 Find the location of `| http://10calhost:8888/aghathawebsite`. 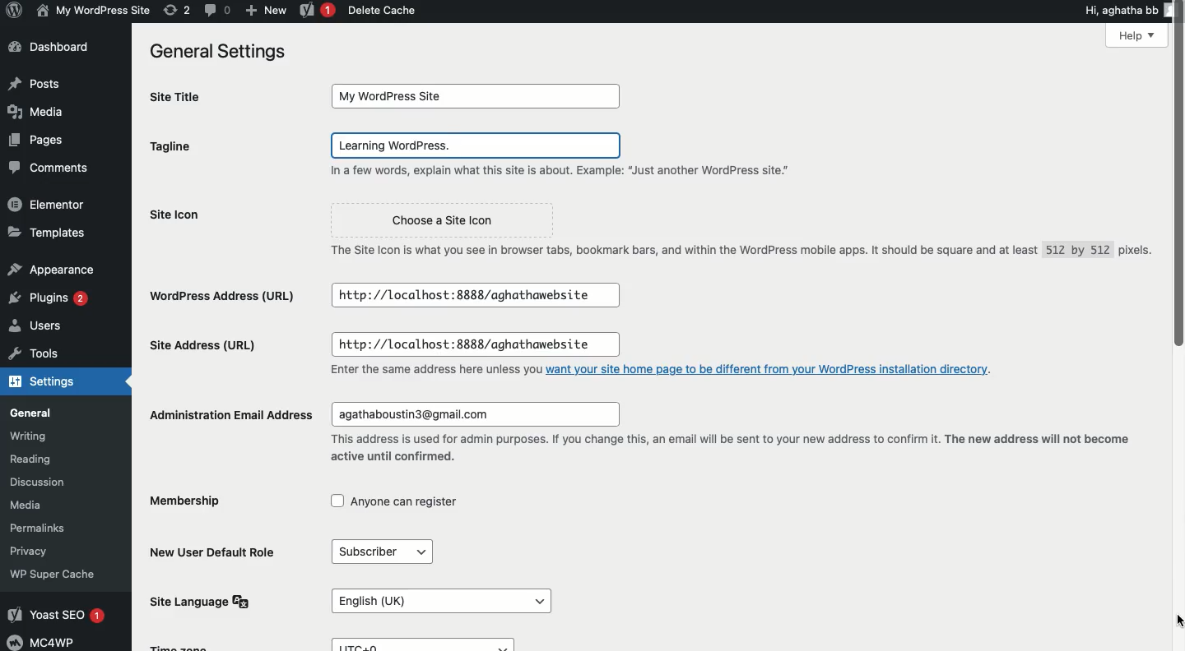

| http://10calhost:8888/aghathawebsite is located at coordinates (473, 293).